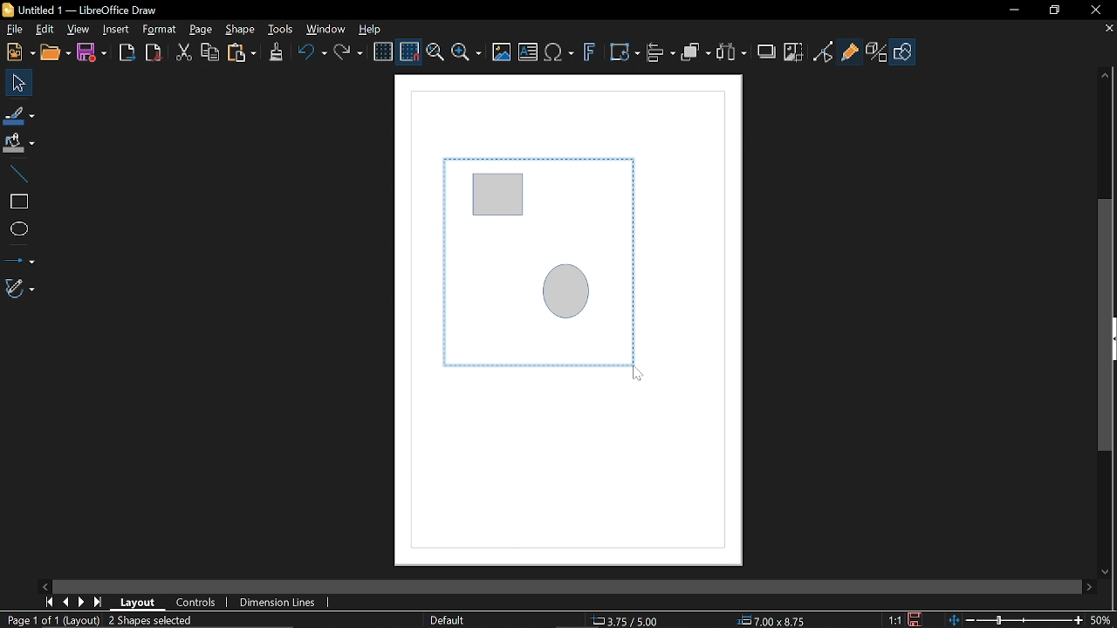 This screenshot has width=1117, height=628. I want to click on Zoom and pan, so click(435, 52).